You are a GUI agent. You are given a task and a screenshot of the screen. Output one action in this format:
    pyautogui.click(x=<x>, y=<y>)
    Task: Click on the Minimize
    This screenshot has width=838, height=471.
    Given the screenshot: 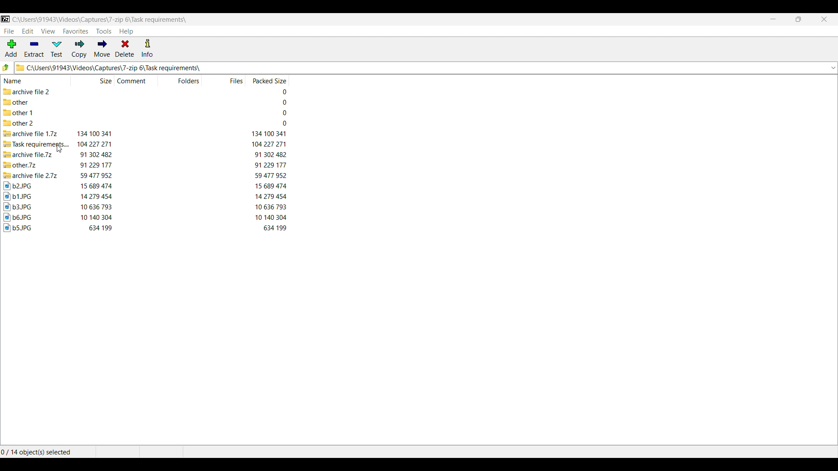 What is the action you would take?
    pyautogui.click(x=773, y=19)
    